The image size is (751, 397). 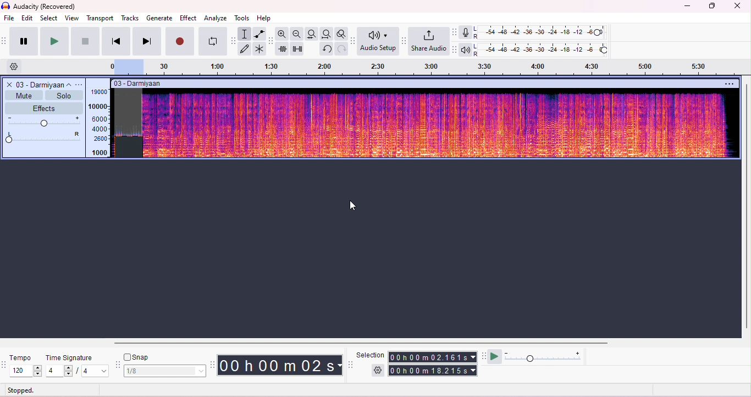 What do you see at coordinates (140, 356) in the screenshot?
I see `snap` at bounding box center [140, 356].